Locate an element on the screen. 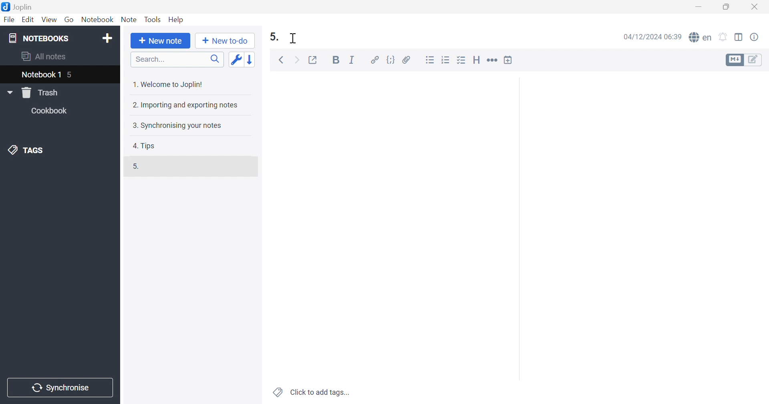 This screenshot has width=769, height=404. Minimize is located at coordinates (700, 5).